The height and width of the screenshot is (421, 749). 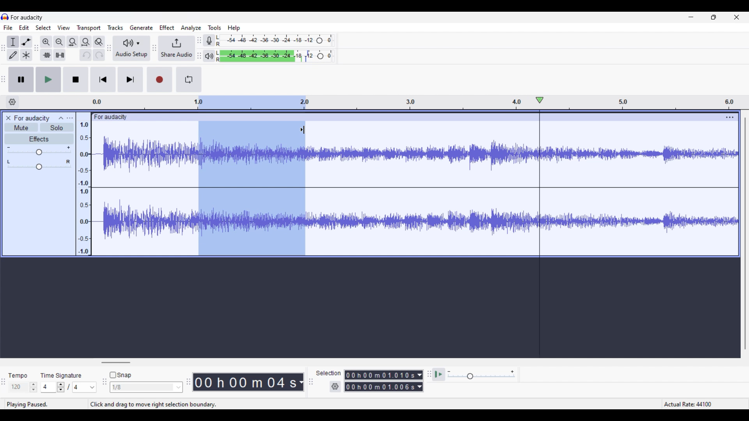 I want to click on selection, so click(x=328, y=373).